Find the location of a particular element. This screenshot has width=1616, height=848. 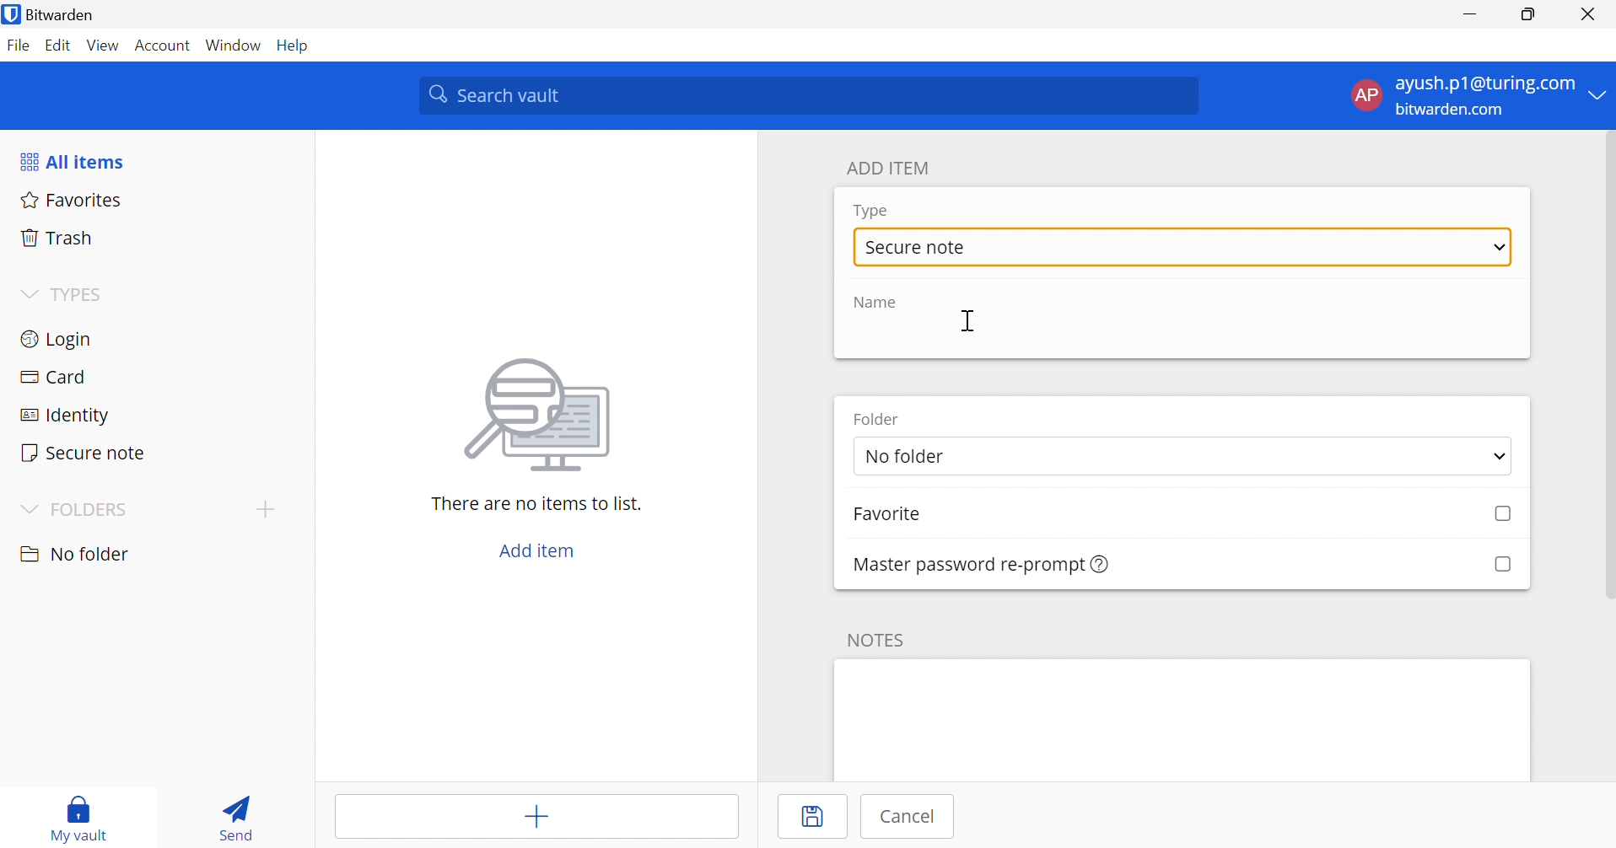

Identity is located at coordinates (63, 416).